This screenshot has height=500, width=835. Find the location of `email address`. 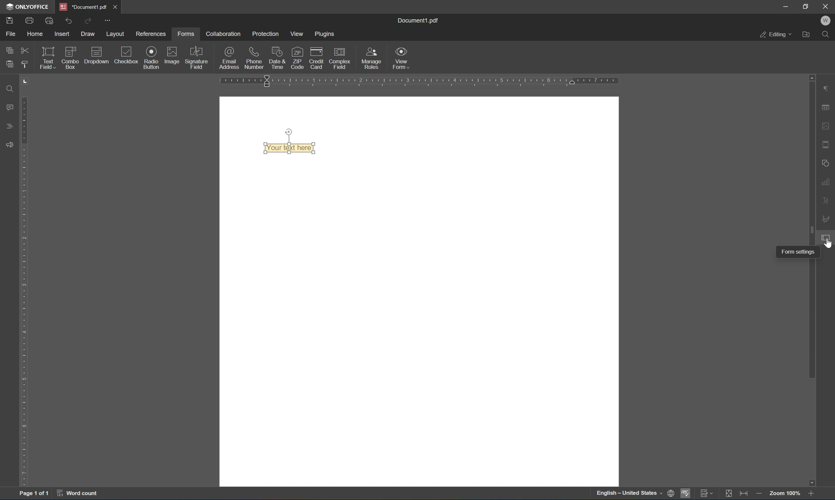

email address is located at coordinates (230, 58).